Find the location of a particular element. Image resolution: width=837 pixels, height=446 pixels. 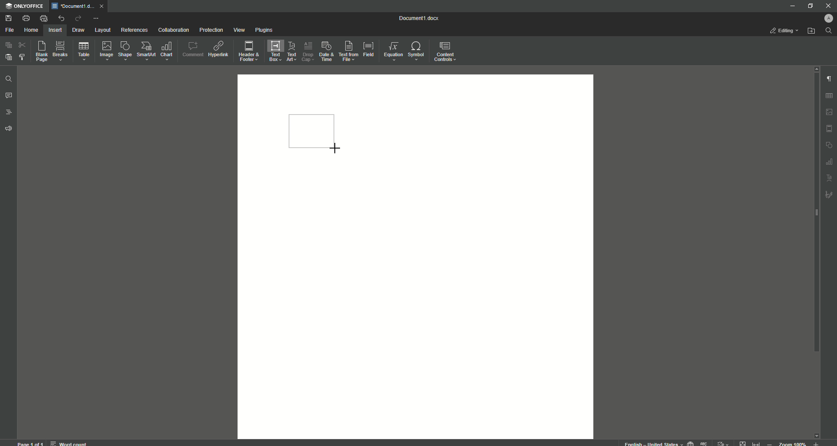

Equation is located at coordinates (391, 50).